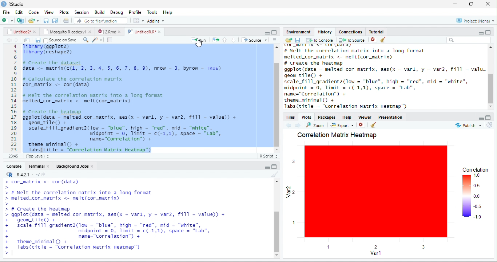  Describe the element at coordinates (316, 125) in the screenshot. I see `zoom` at that location.